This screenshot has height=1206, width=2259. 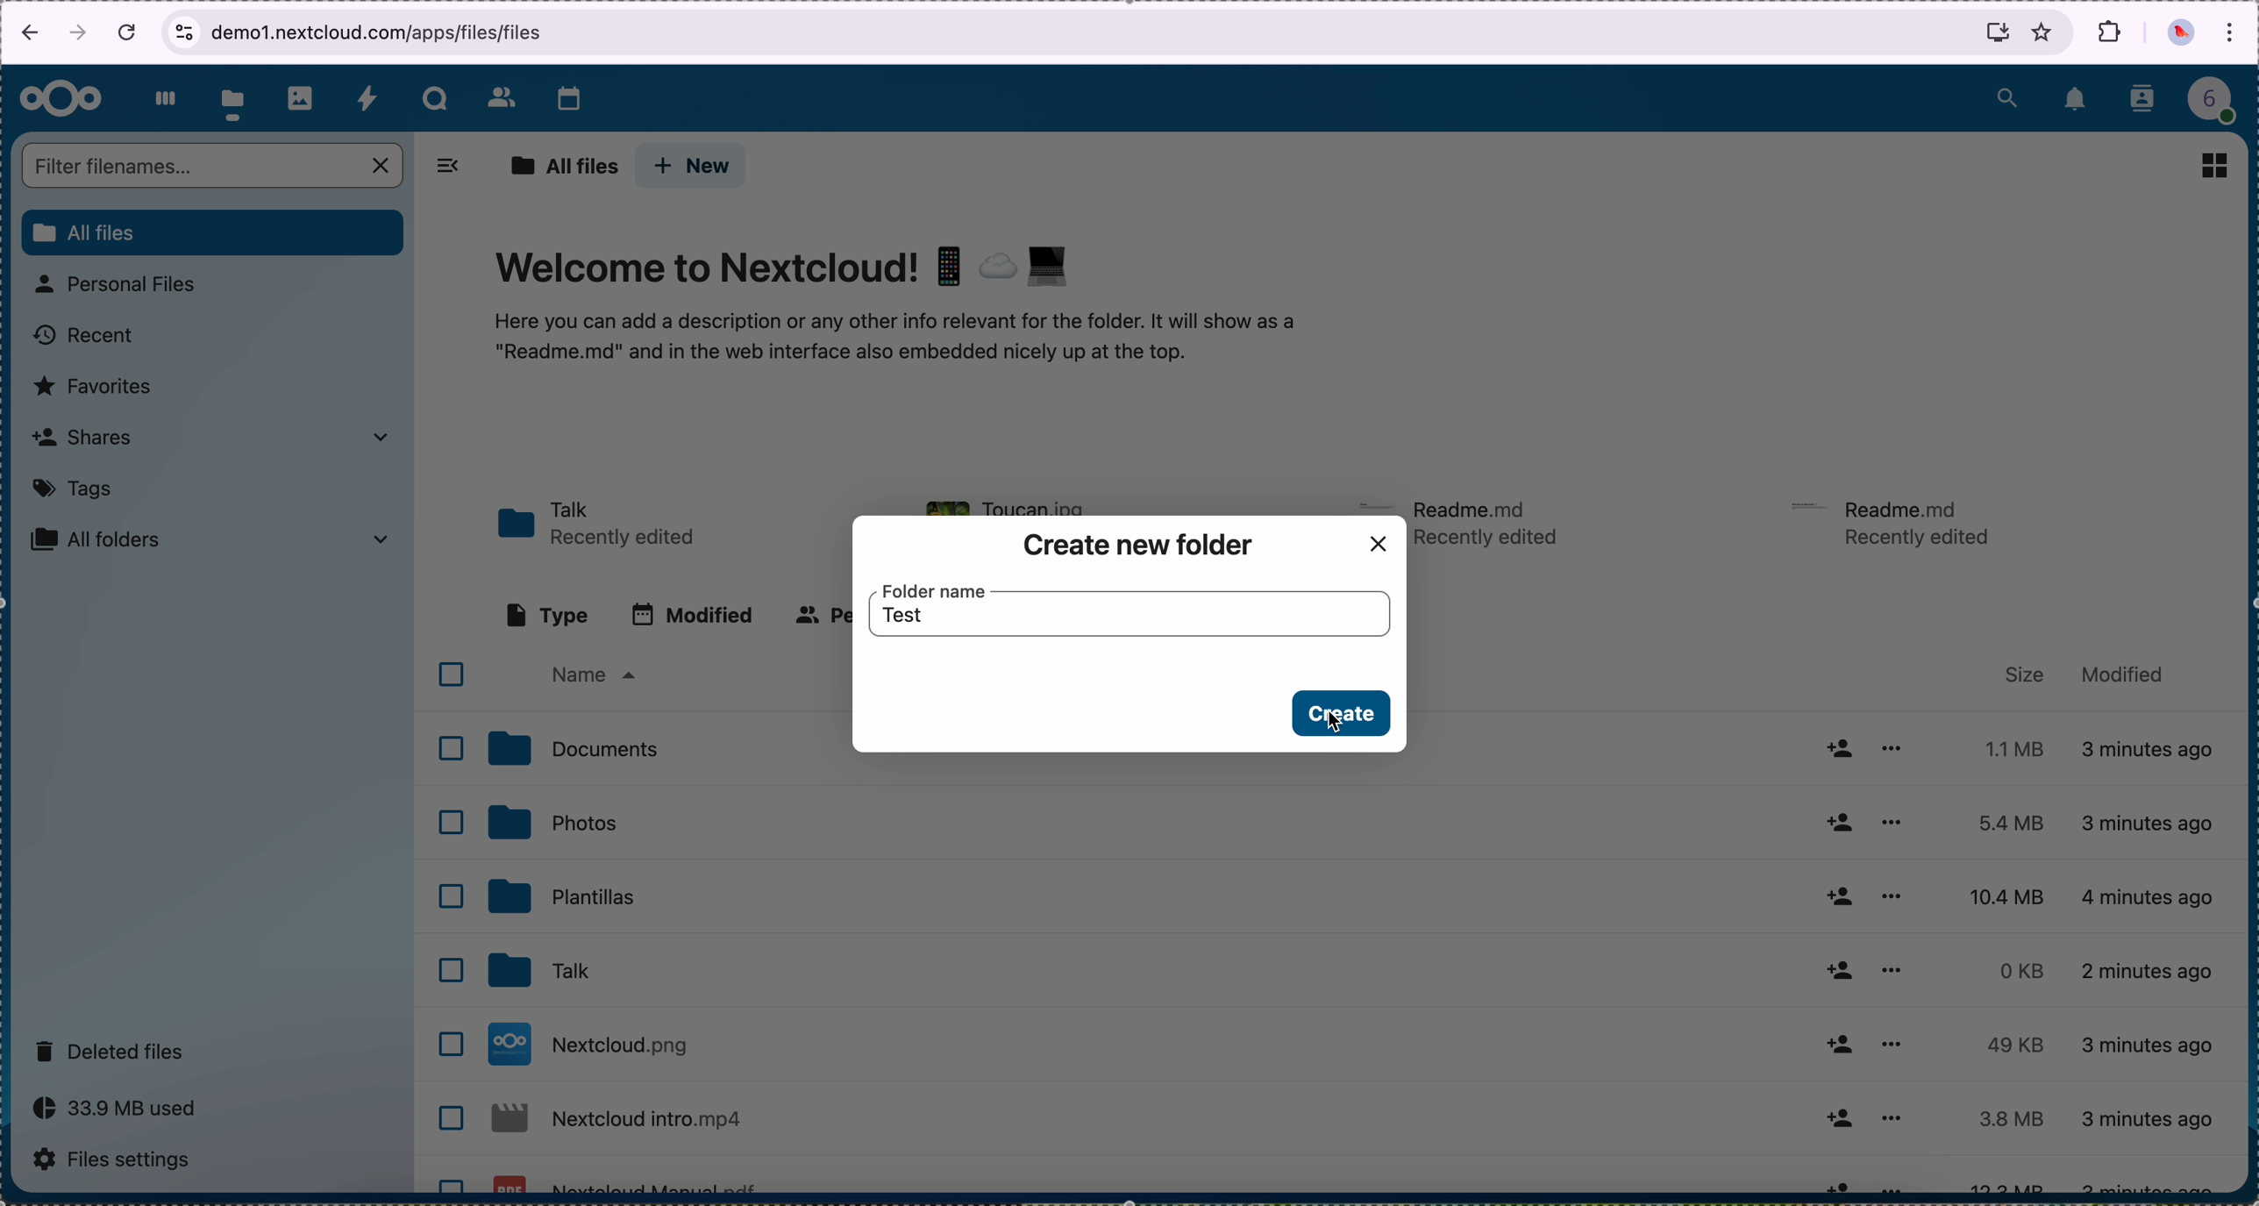 What do you see at coordinates (2009, 898) in the screenshot?
I see `10.4 MB` at bounding box center [2009, 898].